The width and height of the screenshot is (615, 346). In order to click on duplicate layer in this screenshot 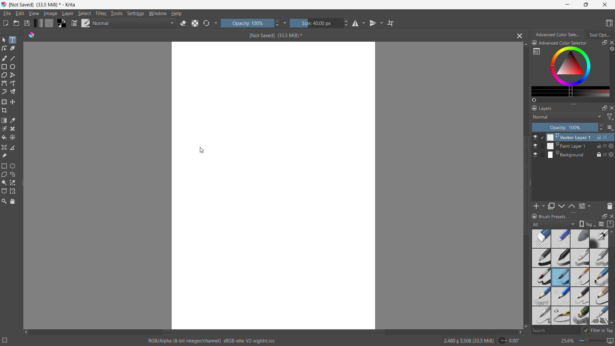, I will do `click(551, 206)`.